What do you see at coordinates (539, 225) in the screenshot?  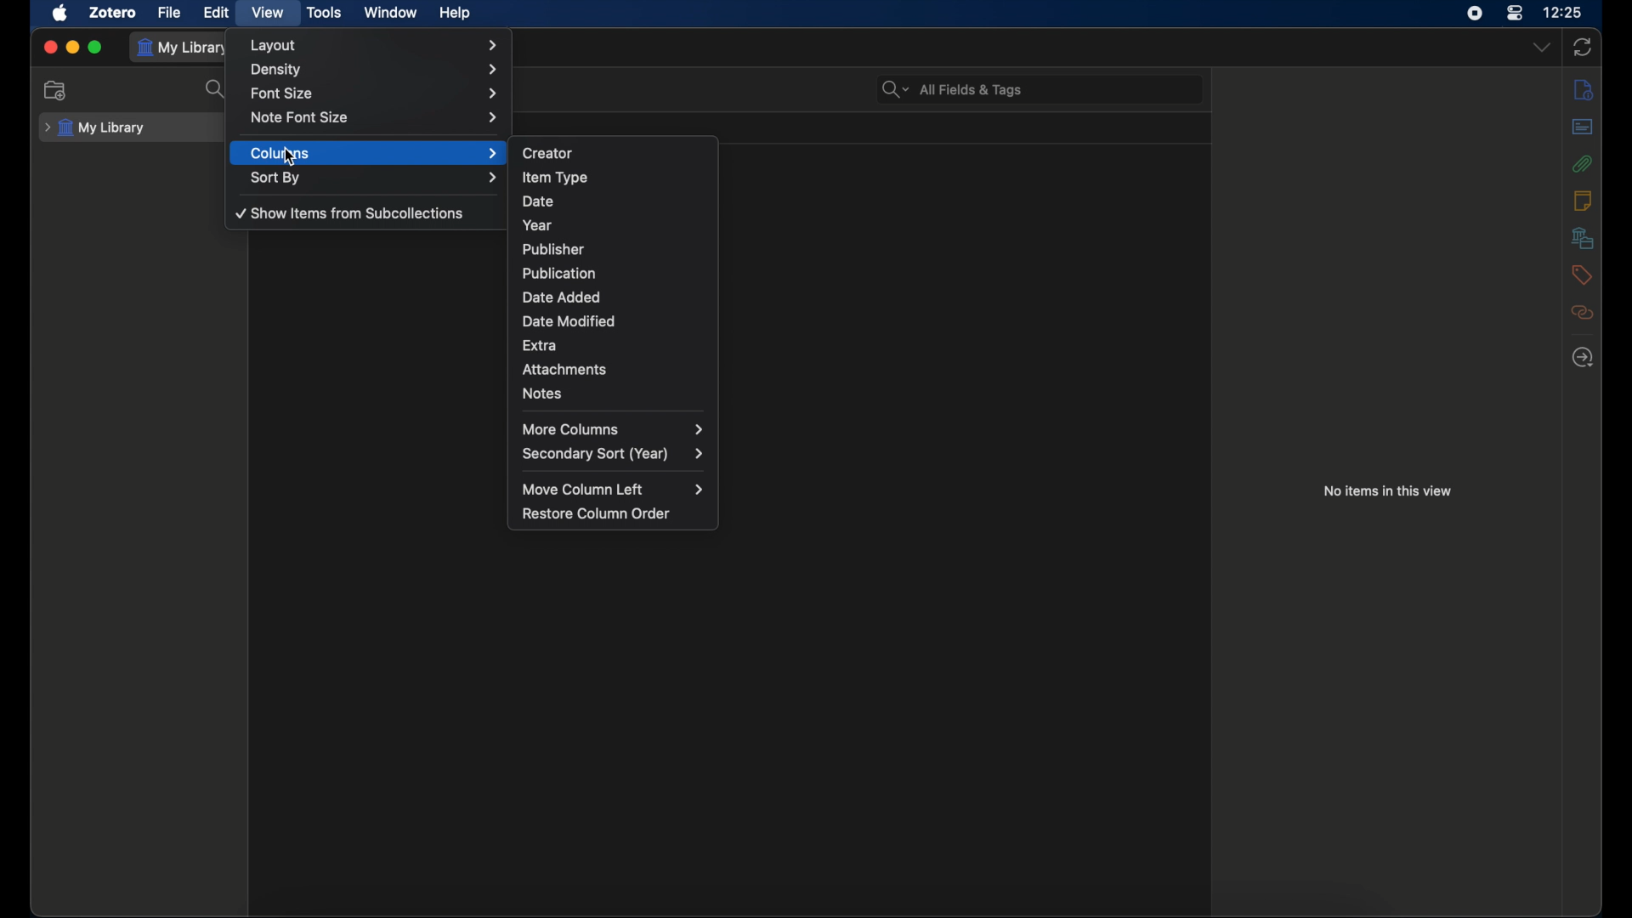 I see `year` at bounding box center [539, 225].